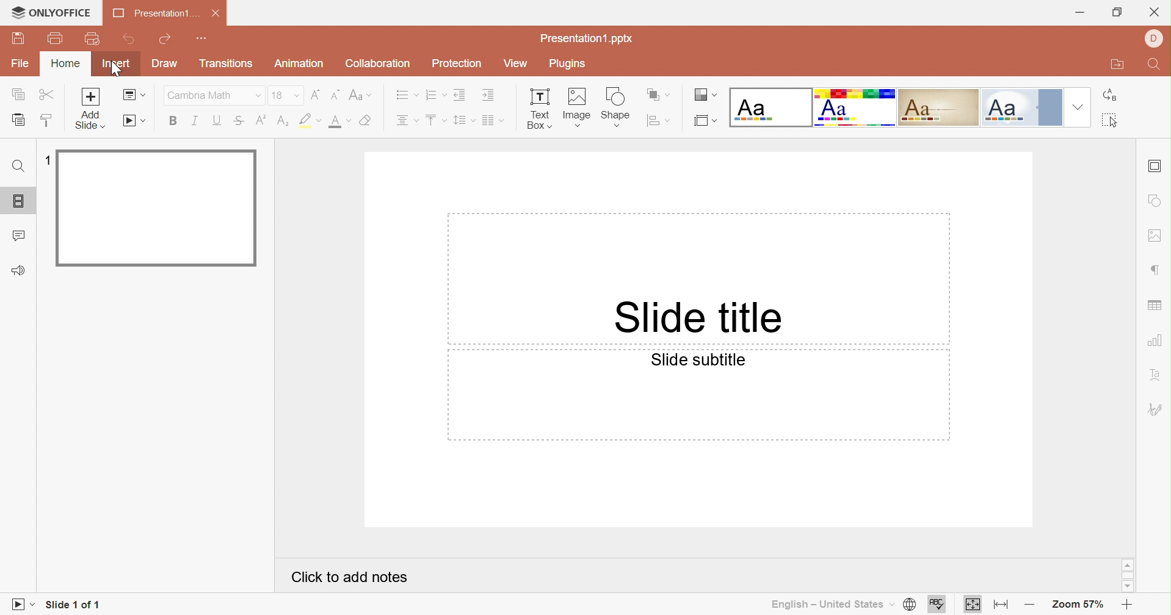 Image resolution: width=1171 pixels, height=615 pixels. Describe the element at coordinates (566, 65) in the screenshot. I see `Plugins` at that location.